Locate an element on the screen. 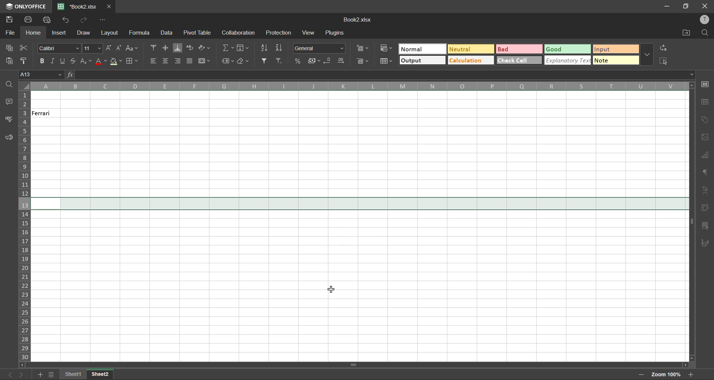  redo is located at coordinates (85, 20).